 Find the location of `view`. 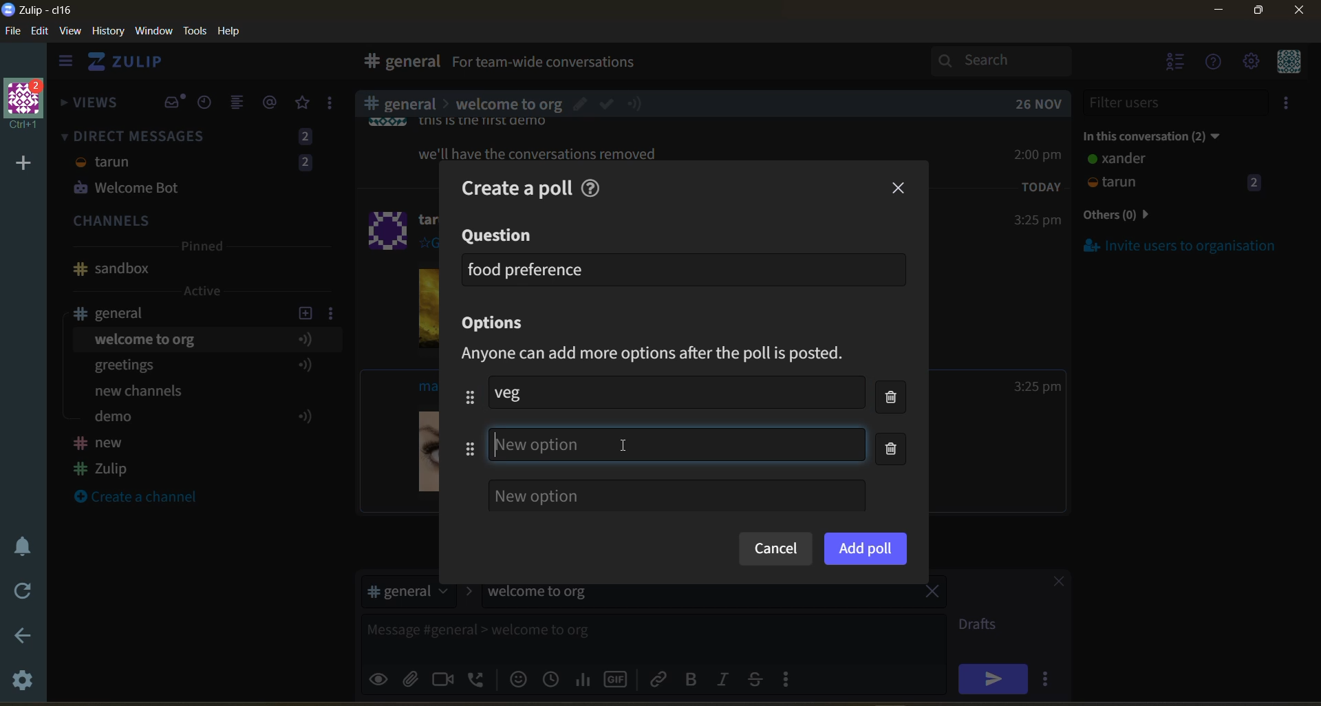

view is located at coordinates (71, 32).